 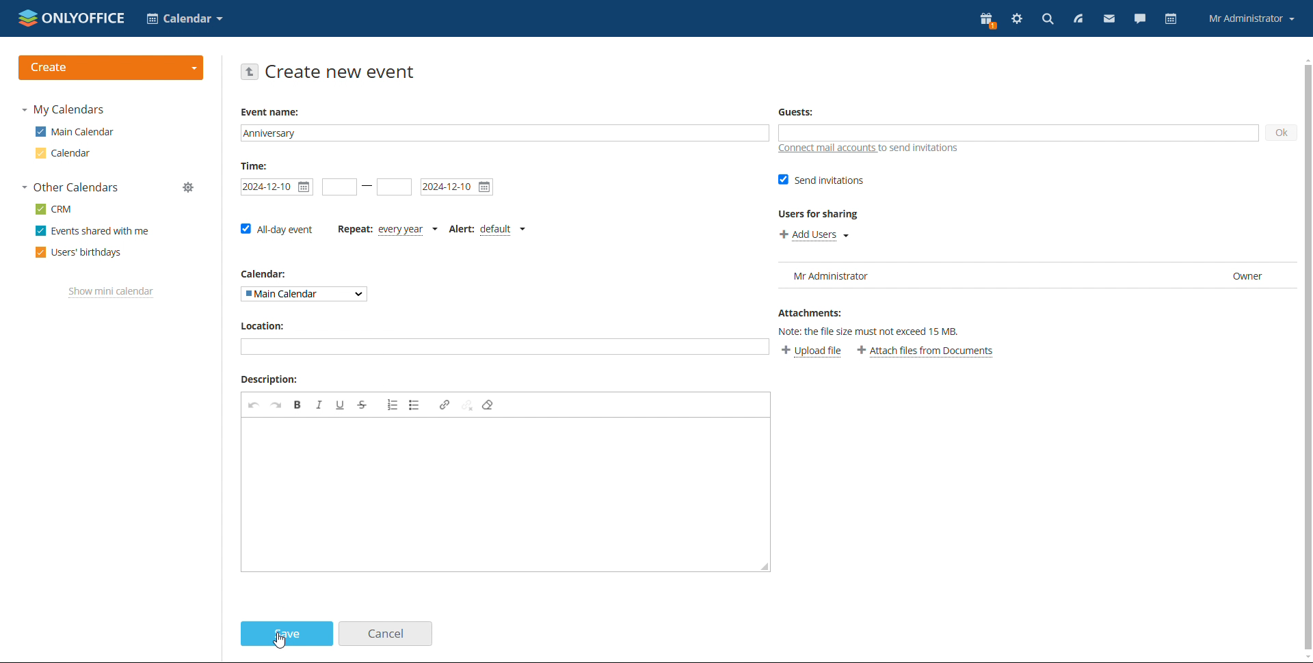 I want to click on account, so click(x=1251, y=18).